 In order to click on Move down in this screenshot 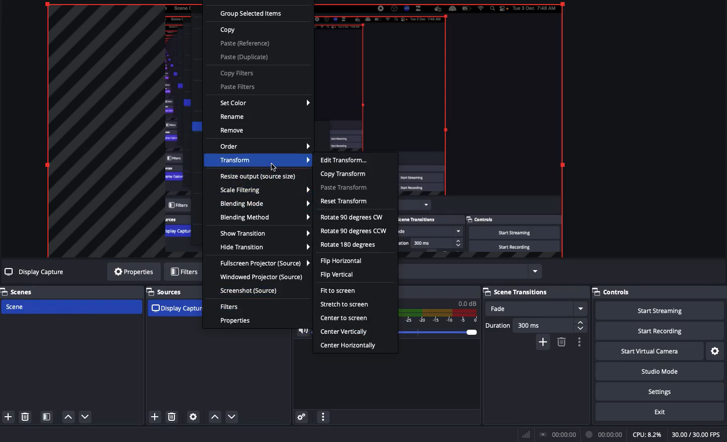, I will do `click(86, 416)`.